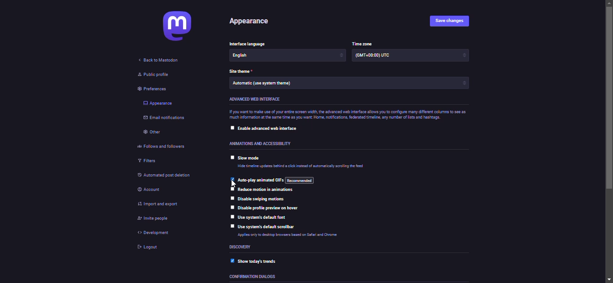  Describe the element at coordinates (179, 26) in the screenshot. I see `mastodon` at that location.